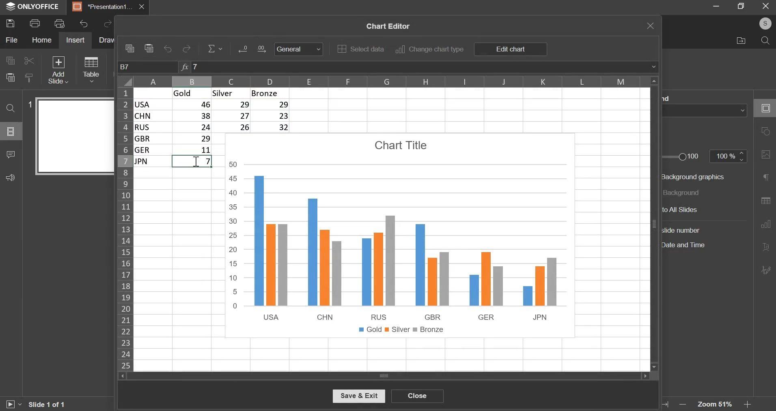  Describe the element at coordinates (90, 69) in the screenshot. I see `table` at that location.